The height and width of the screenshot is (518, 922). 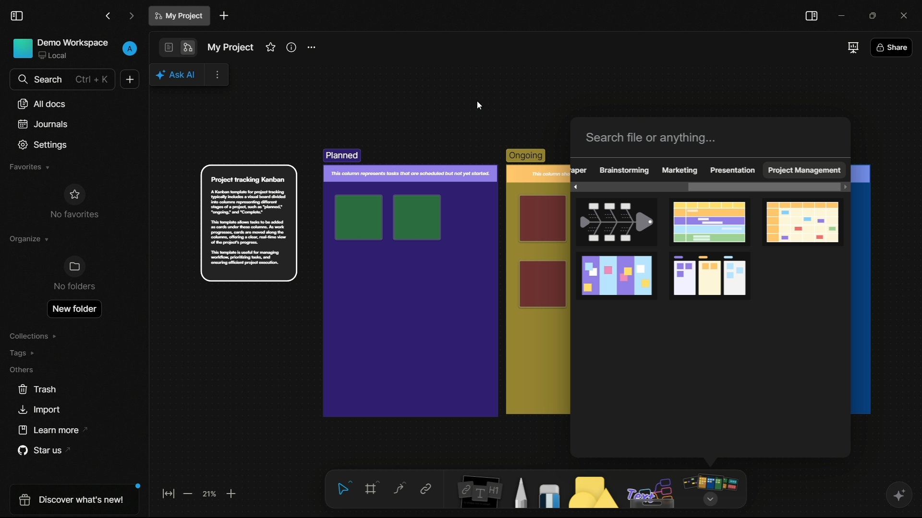 What do you see at coordinates (178, 74) in the screenshot?
I see `ai assistant pop up` at bounding box center [178, 74].